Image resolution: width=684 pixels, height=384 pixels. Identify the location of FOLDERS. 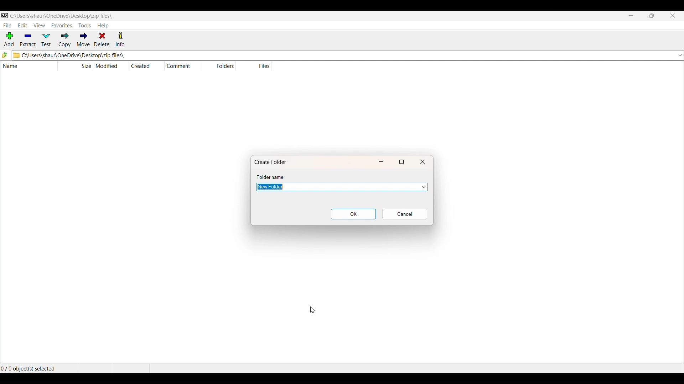
(224, 66).